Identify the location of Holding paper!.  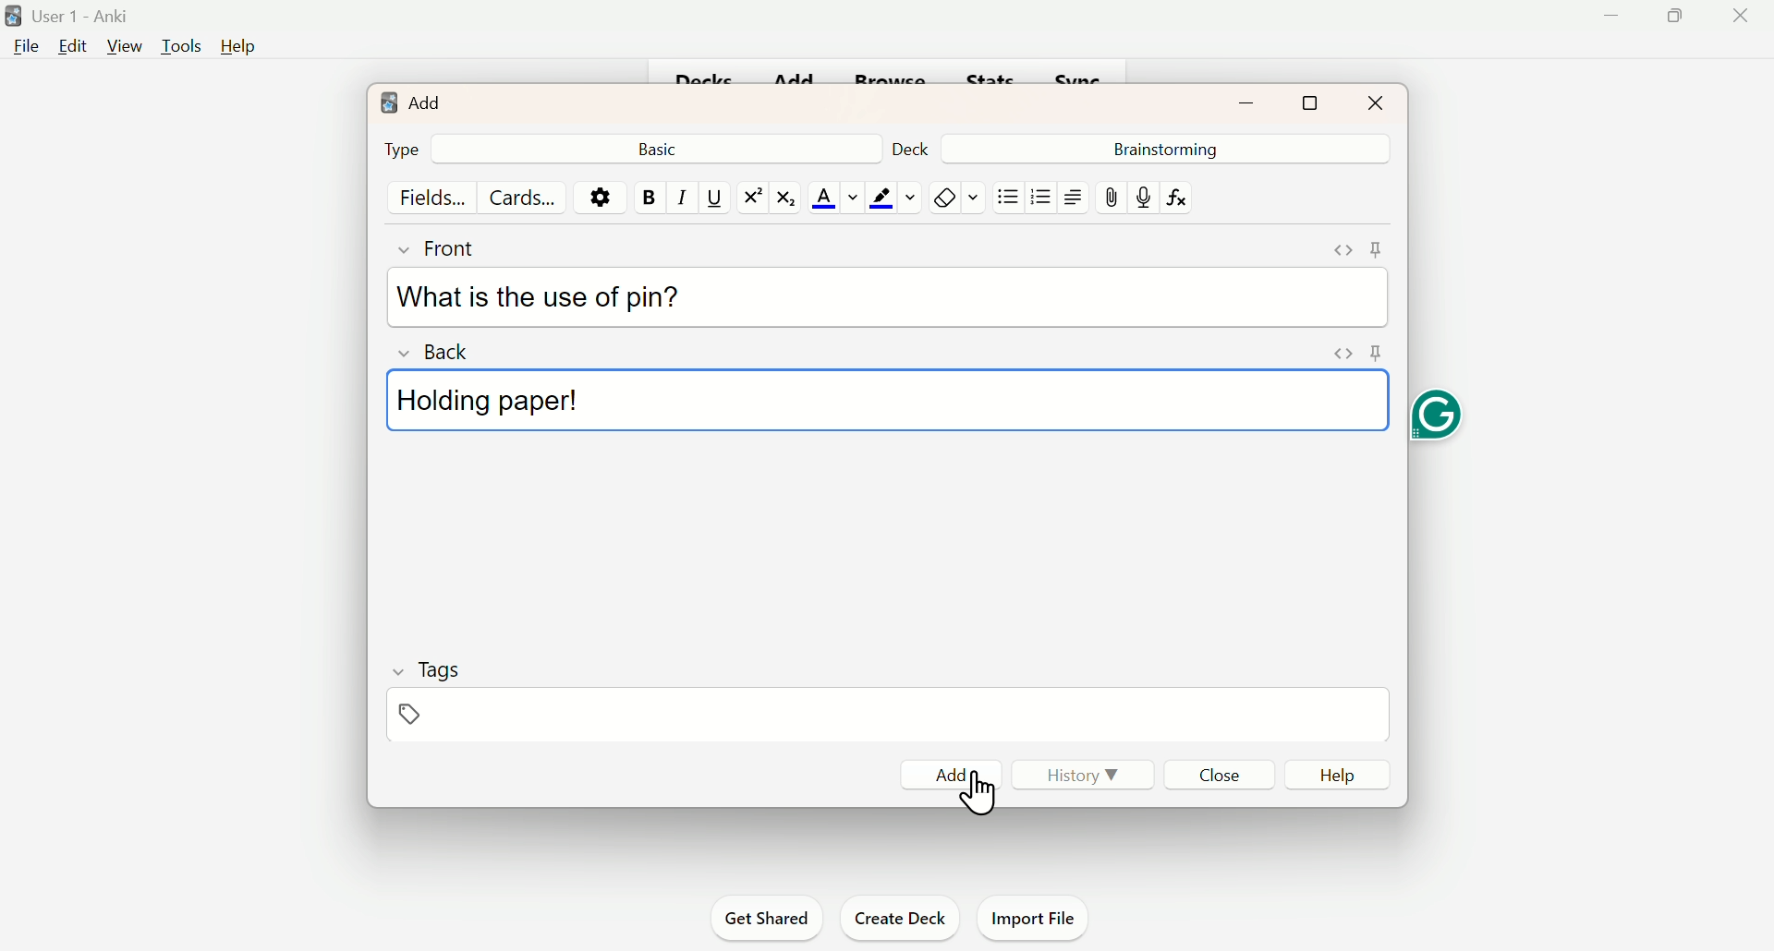
(494, 403).